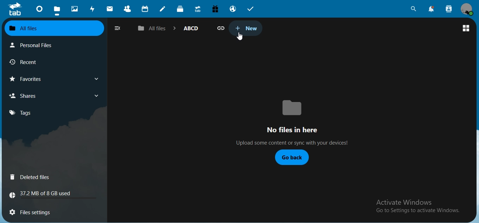 Image resolution: width=479 pixels, height=223 pixels. What do you see at coordinates (26, 95) in the screenshot?
I see `shares` at bounding box center [26, 95].